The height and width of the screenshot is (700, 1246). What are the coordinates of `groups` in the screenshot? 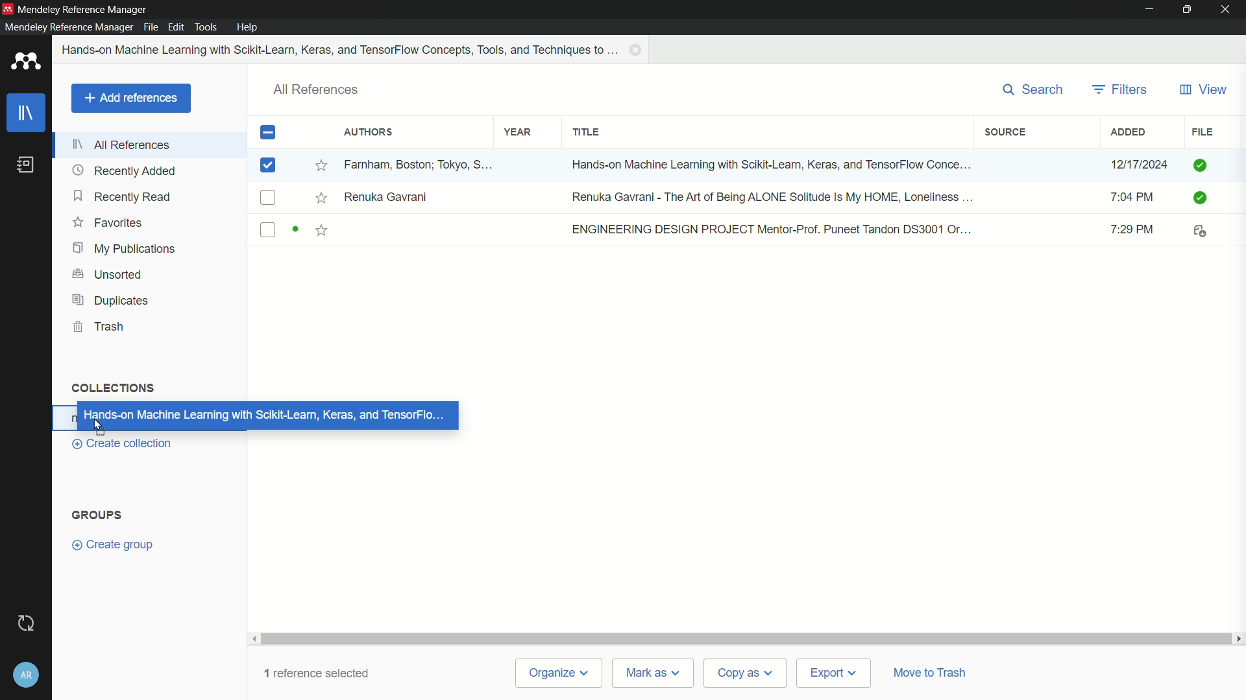 It's located at (97, 515).